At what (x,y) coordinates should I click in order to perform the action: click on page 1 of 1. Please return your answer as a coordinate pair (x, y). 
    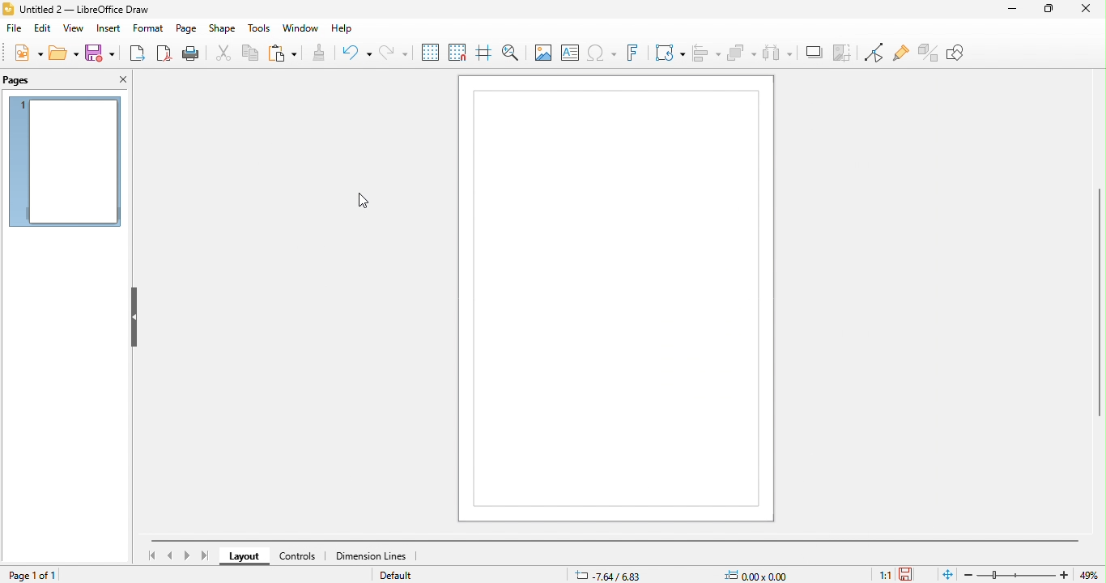
    Looking at the image, I should click on (36, 575).